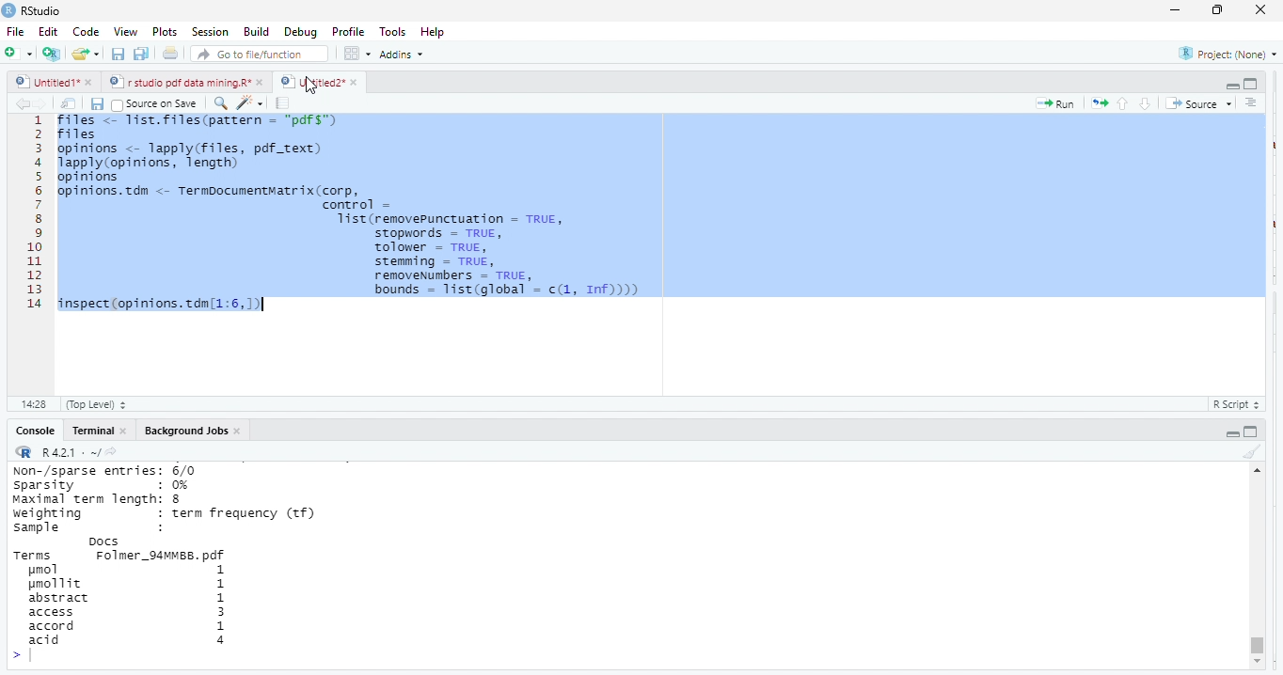  I want to click on non -/sparse entries: 6/0 sparsity i 0%vaximal term length: 8weighting : term frequency (tf)sample :DocsTerms, Folmer_94muss. pdfpmol 1pmol lit 1abstract 1access 3accord 1edd o, so click(189, 567).